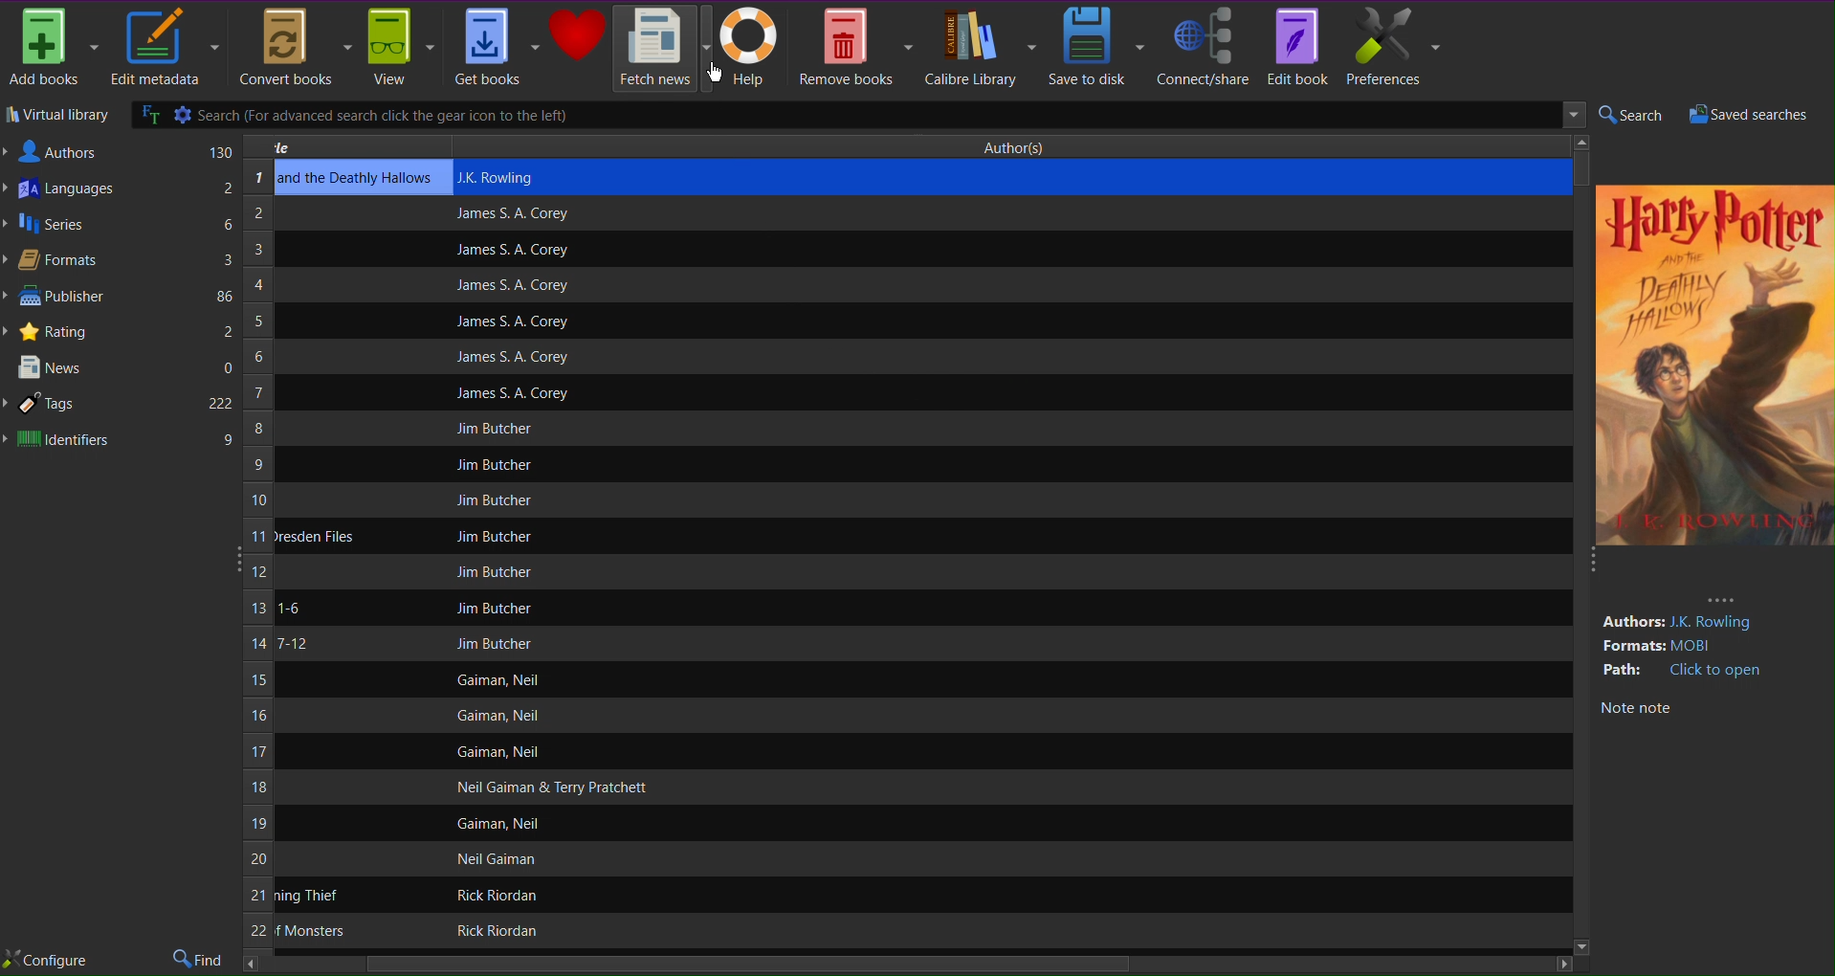 The width and height of the screenshot is (1835, 976). Describe the element at coordinates (714, 73) in the screenshot. I see `cursor` at that location.